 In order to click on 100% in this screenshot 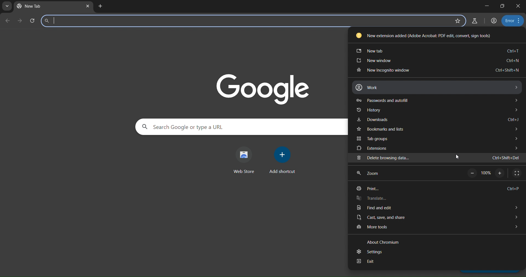, I will do `click(486, 172)`.